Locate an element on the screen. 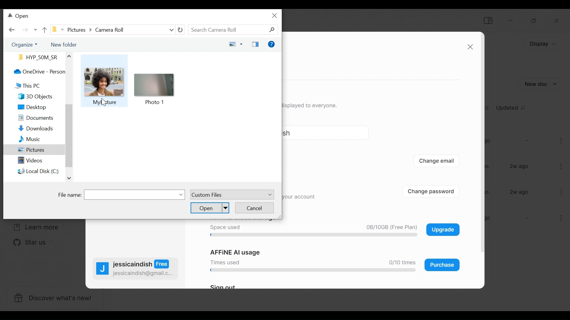  Pictures is located at coordinates (34, 150).